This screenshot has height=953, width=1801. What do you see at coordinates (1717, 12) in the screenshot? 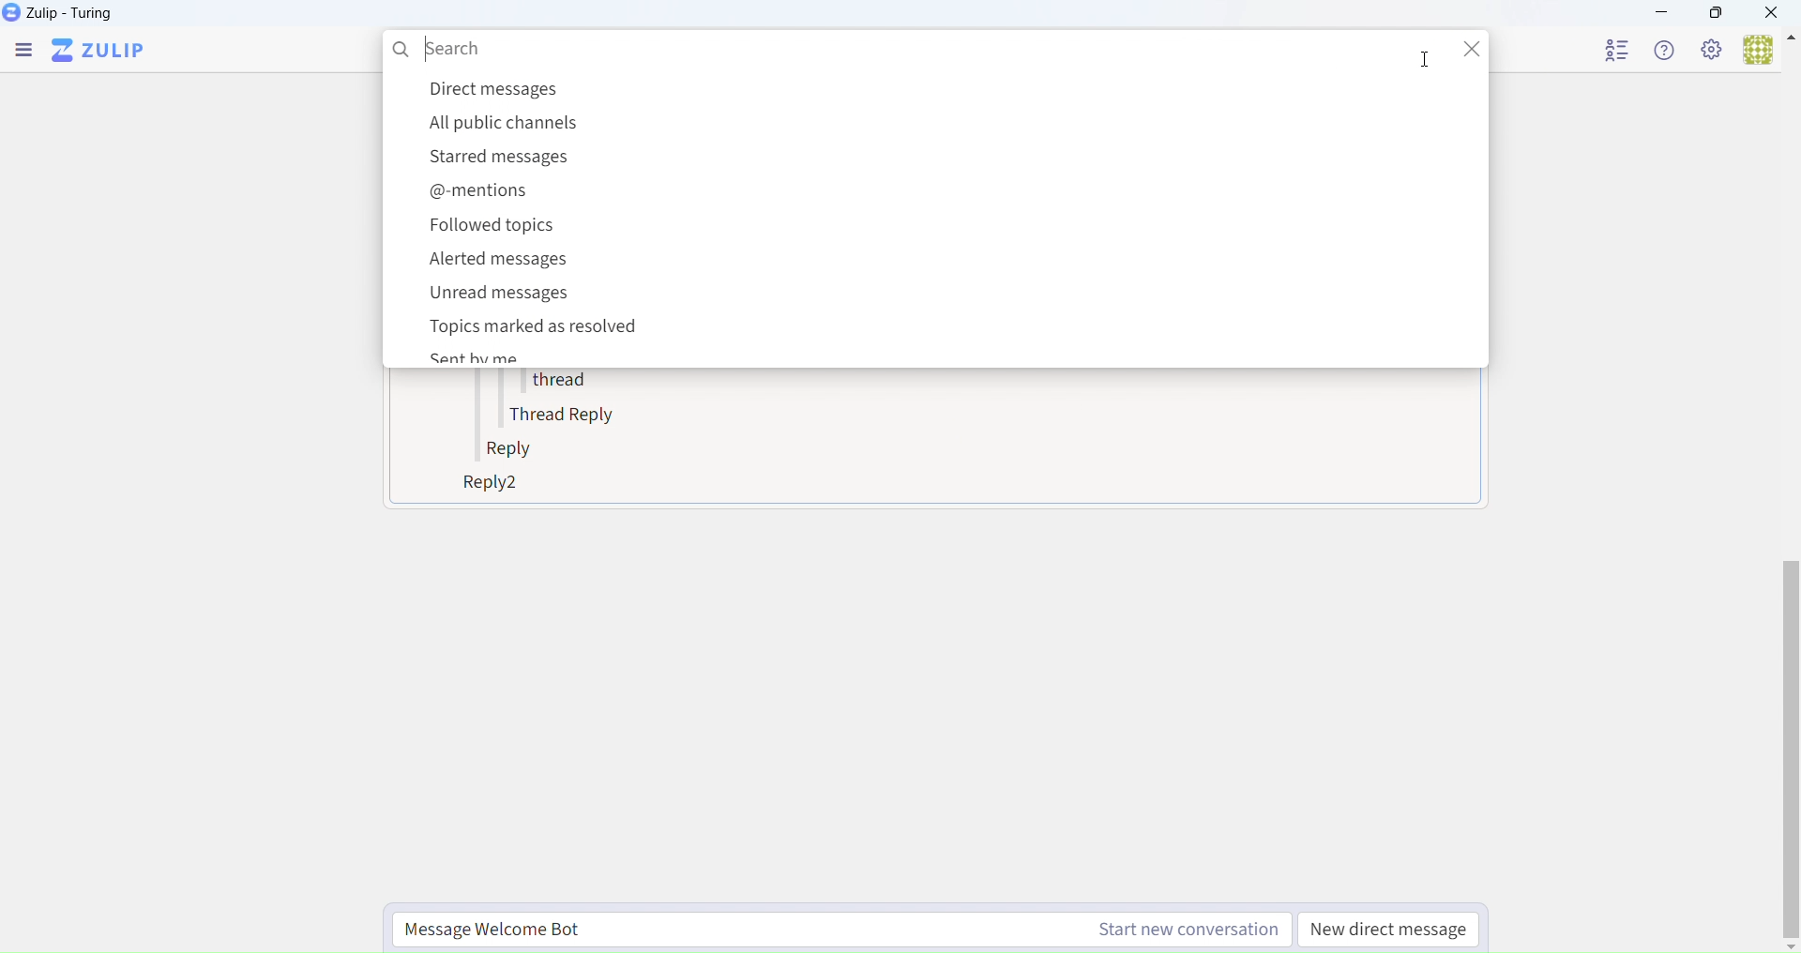
I see `Box` at bounding box center [1717, 12].